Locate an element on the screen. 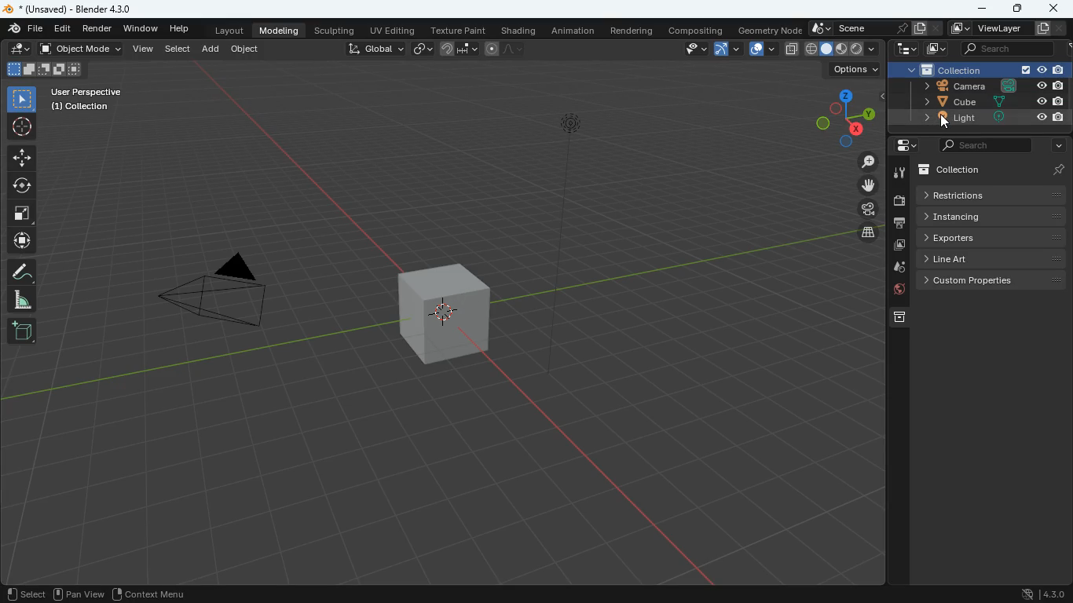 This screenshot has width=1073, height=603. pan view is located at coordinates (80, 594).